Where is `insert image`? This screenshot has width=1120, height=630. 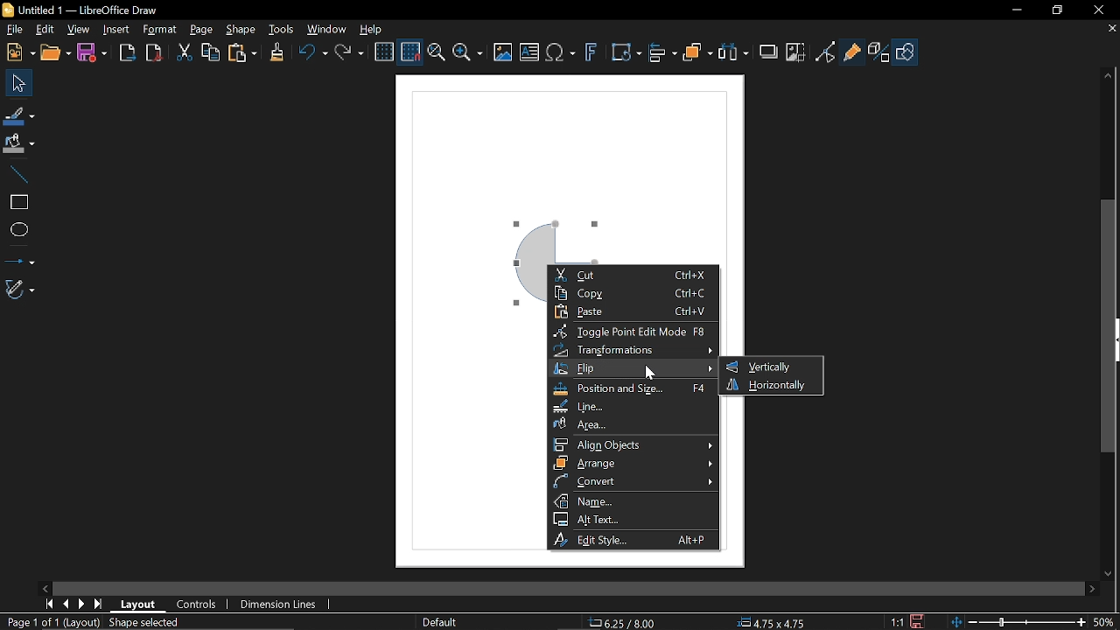 insert image is located at coordinates (506, 52).